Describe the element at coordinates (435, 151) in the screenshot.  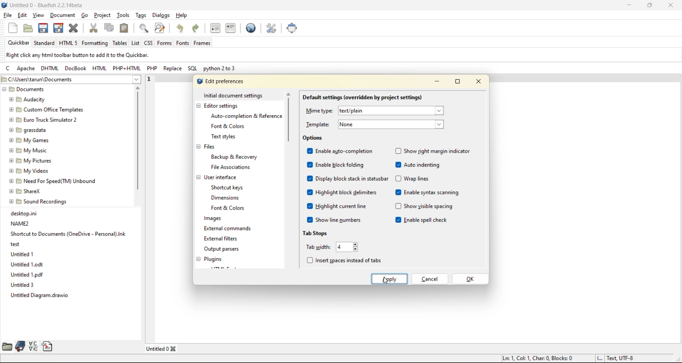
I see `show right margin indicator` at that location.